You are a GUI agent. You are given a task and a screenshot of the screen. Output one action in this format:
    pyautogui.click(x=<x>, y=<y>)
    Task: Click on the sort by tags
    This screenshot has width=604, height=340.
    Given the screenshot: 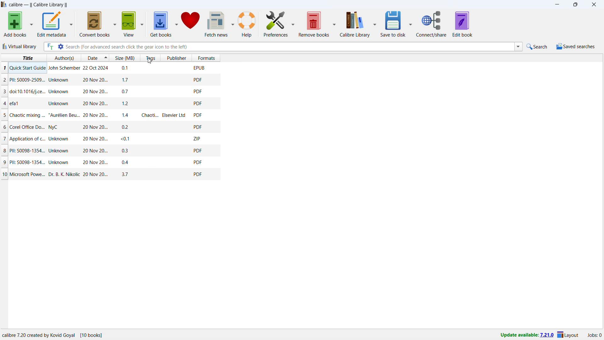 What is the action you would take?
    pyautogui.click(x=151, y=58)
    